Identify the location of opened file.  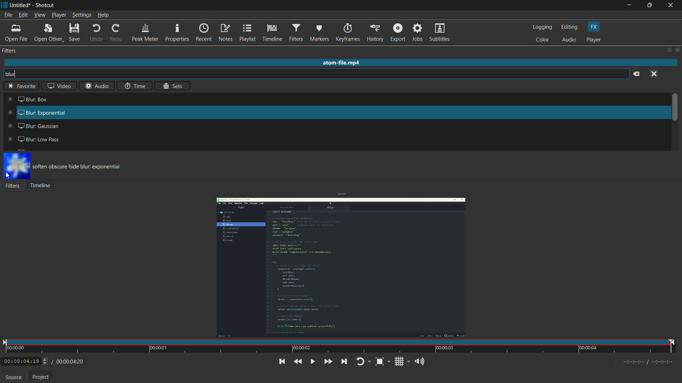
(340, 267).